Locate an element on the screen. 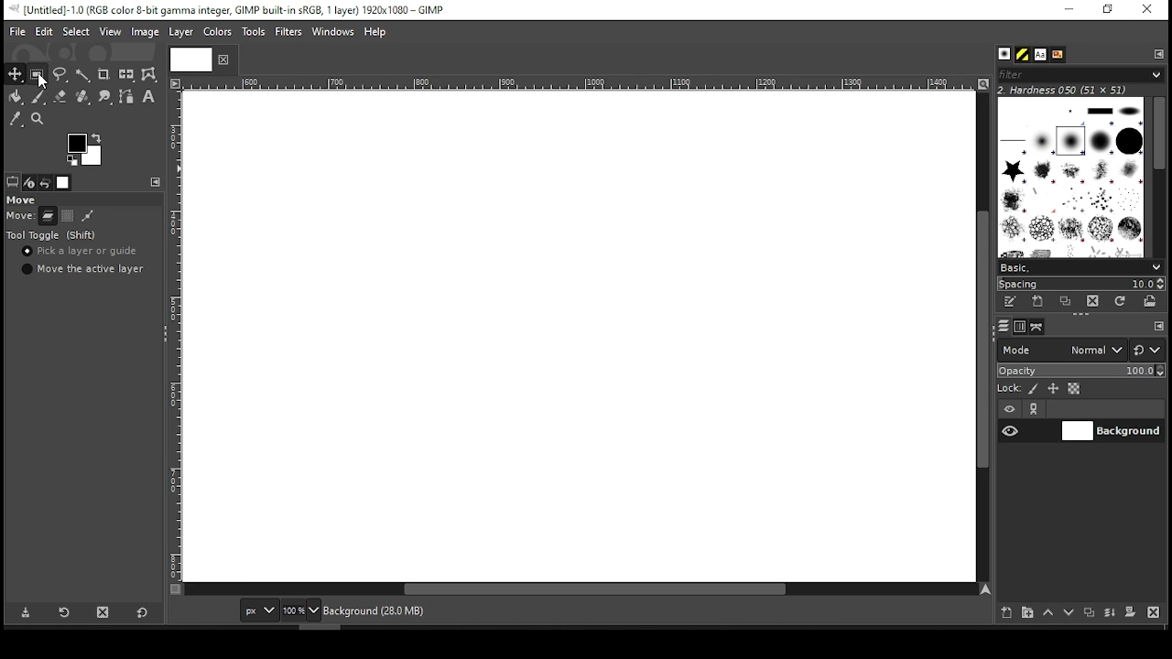 Image resolution: width=1172 pixels, height=659 pixels. tool toggle is located at coordinates (49, 235).